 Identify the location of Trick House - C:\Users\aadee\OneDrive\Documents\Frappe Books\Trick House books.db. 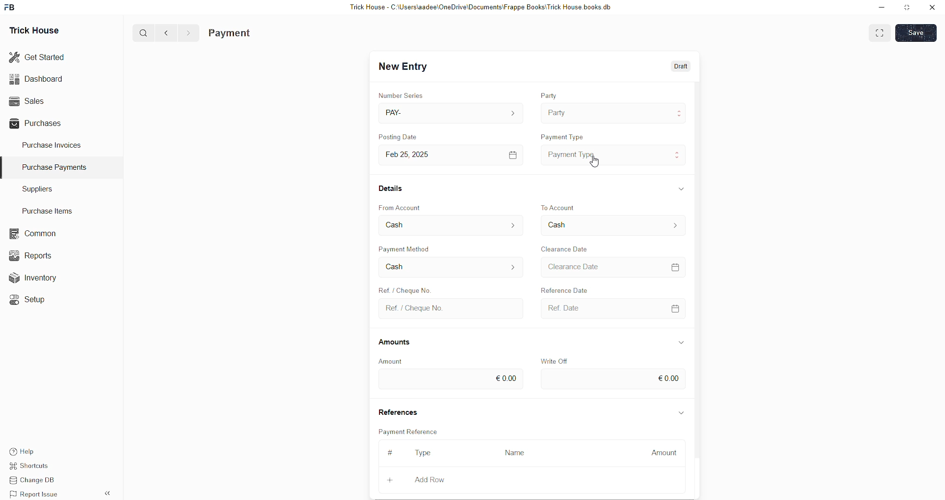
(482, 7).